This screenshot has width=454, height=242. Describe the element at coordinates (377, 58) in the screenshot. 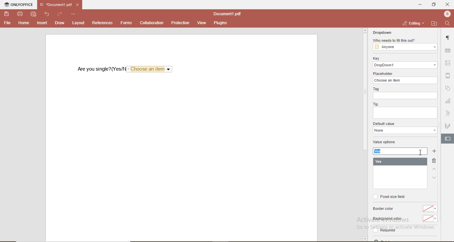

I see `key` at that location.